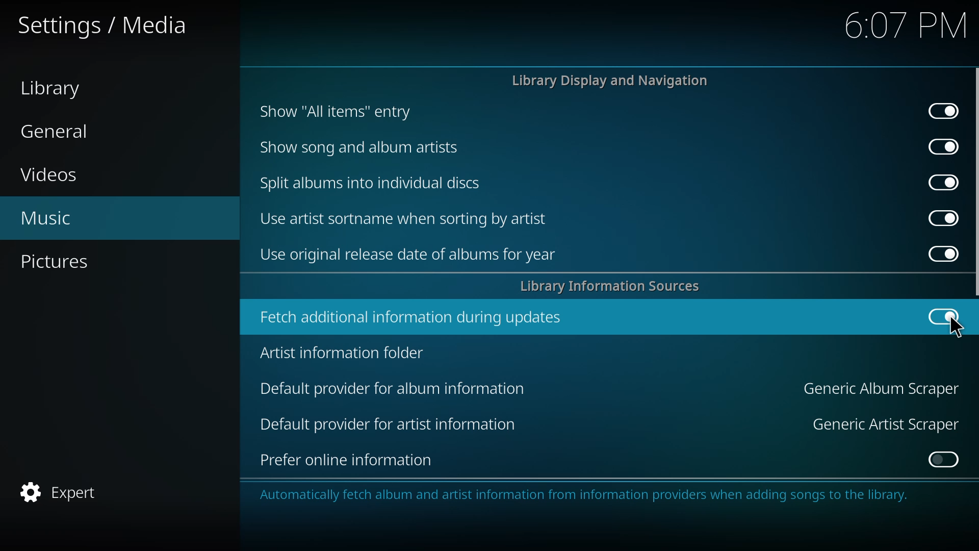 Image resolution: width=979 pixels, height=551 pixels. I want to click on general, so click(65, 133).